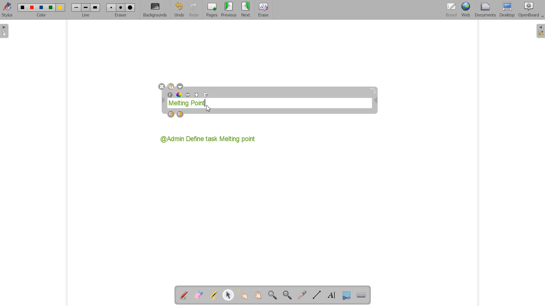  What do you see at coordinates (189, 102) in the screenshot?
I see `Melting Point` at bounding box center [189, 102].